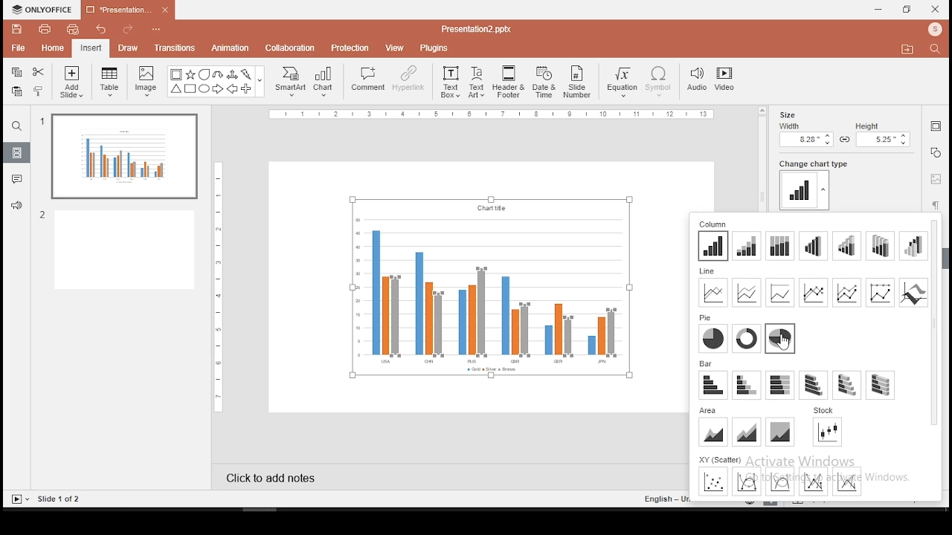 The height and width of the screenshot is (535, 952). Describe the element at coordinates (811, 163) in the screenshot. I see `Change chart type` at that location.